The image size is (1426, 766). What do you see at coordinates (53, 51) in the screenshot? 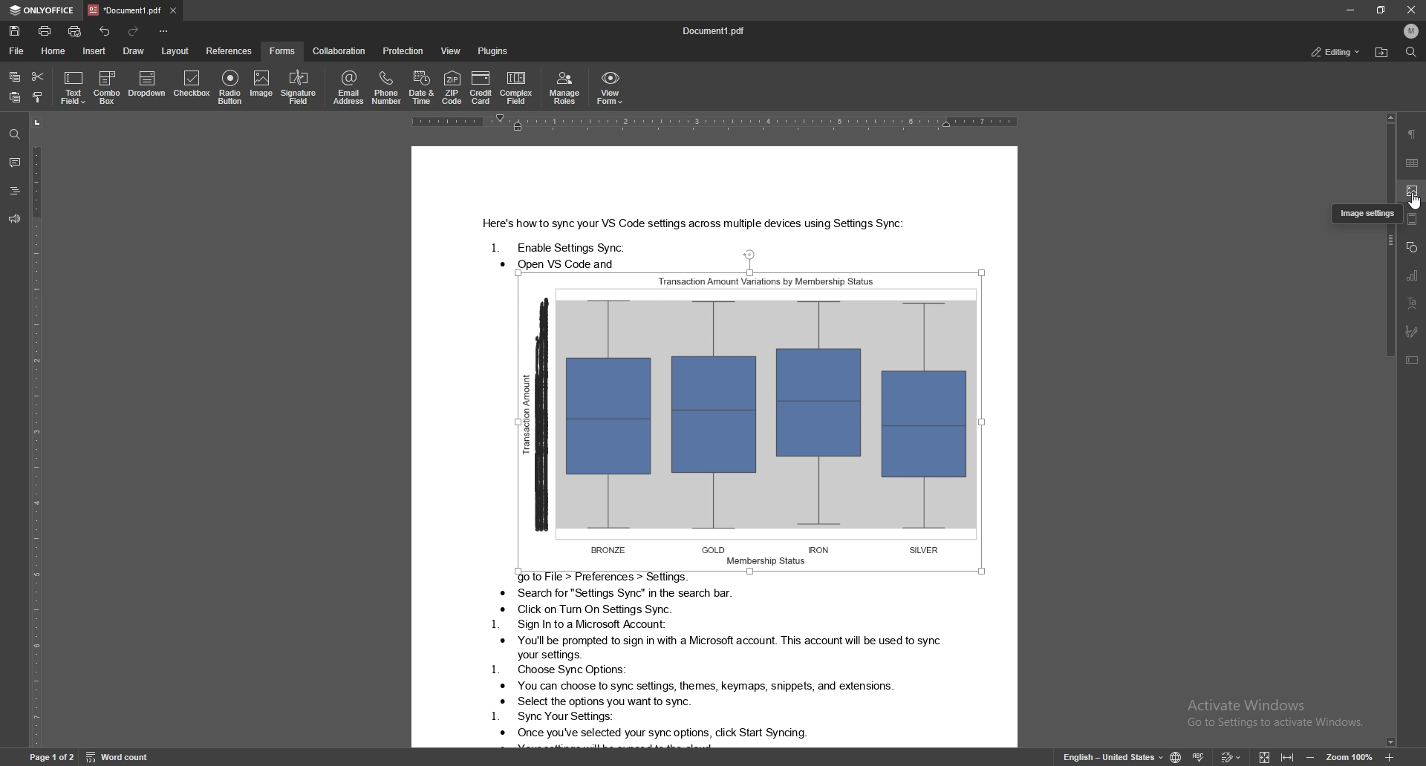
I see `home` at bounding box center [53, 51].